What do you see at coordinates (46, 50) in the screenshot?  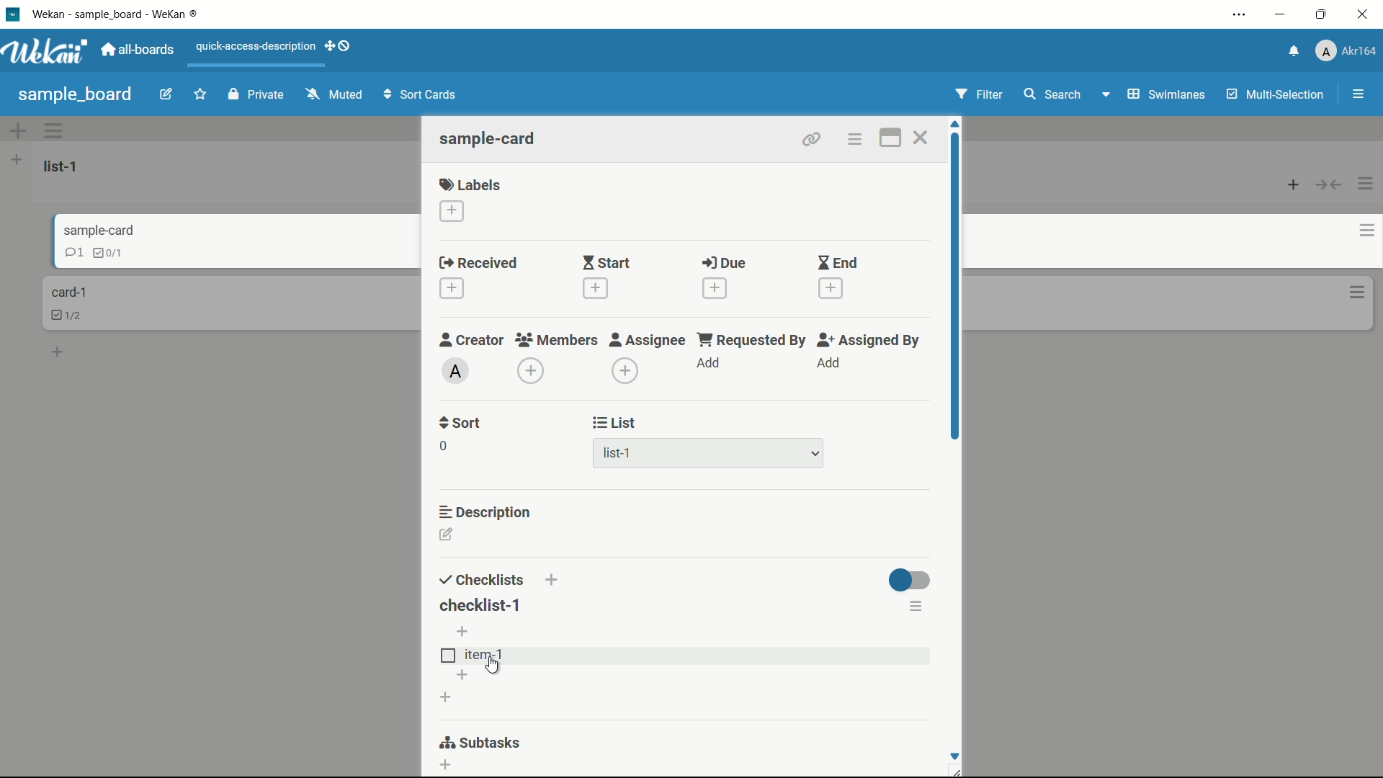 I see `app logo` at bounding box center [46, 50].